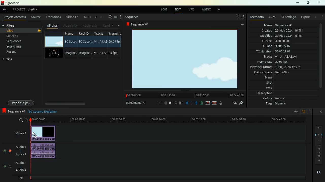 The image size is (325, 182). What do you see at coordinates (320, 2) in the screenshot?
I see `close` at bounding box center [320, 2].